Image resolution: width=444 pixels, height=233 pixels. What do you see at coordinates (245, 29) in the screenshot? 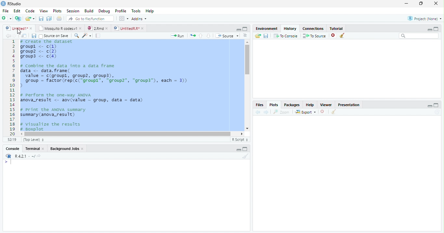
I see `Maximize` at bounding box center [245, 29].